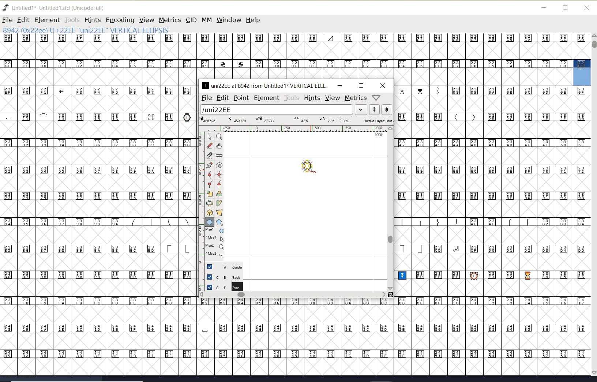 This screenshot has width=597, height=382. I want to click on close, so click(383, 86).